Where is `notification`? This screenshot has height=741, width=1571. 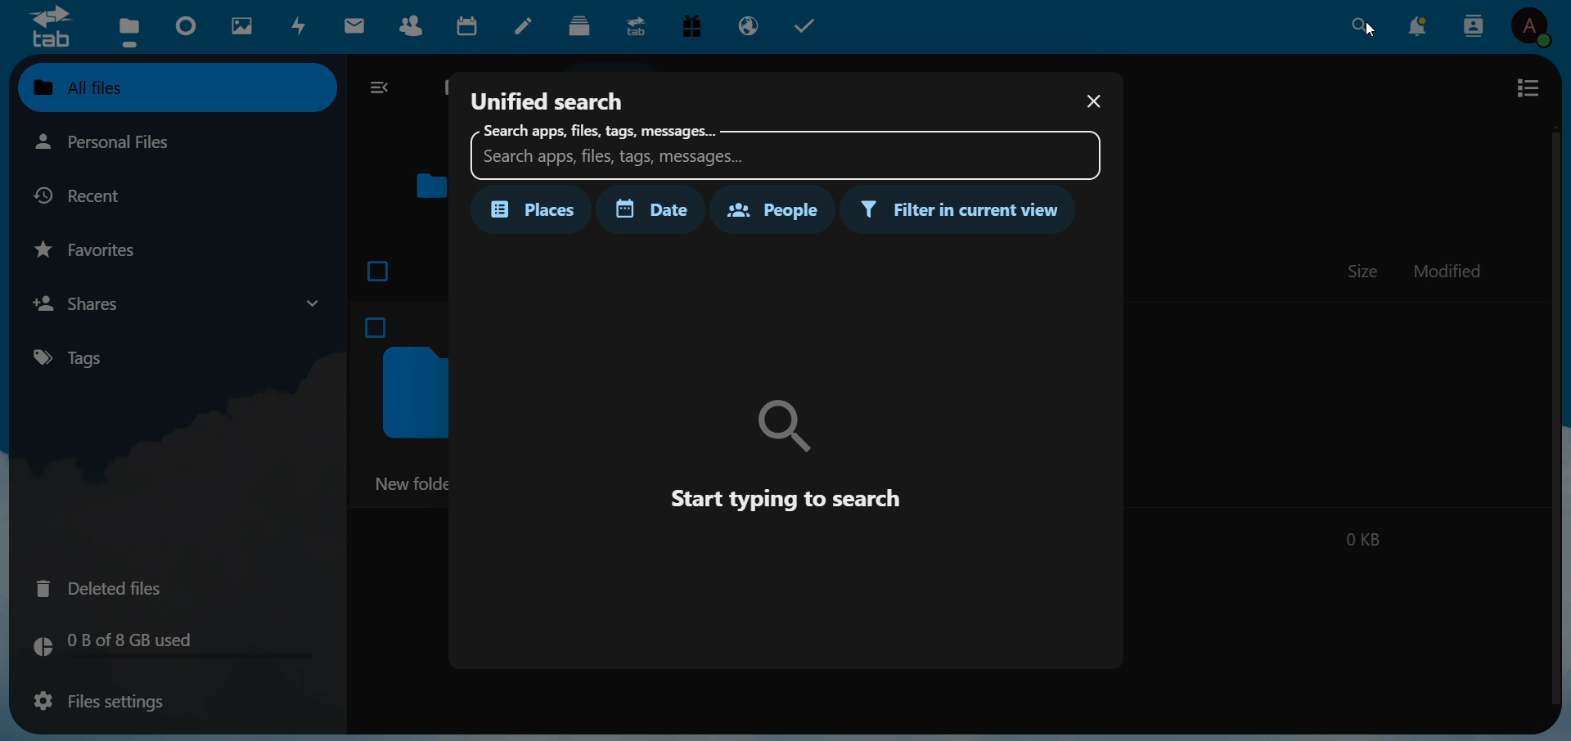 notification is located at coordinates (1420, 25).